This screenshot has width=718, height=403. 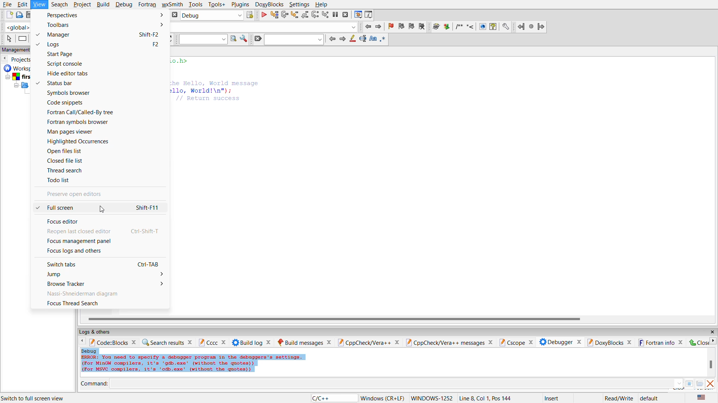 What do you see at coordinates (40, 4) in the screenshot?
I see `view` at bounding box center [40, 4].